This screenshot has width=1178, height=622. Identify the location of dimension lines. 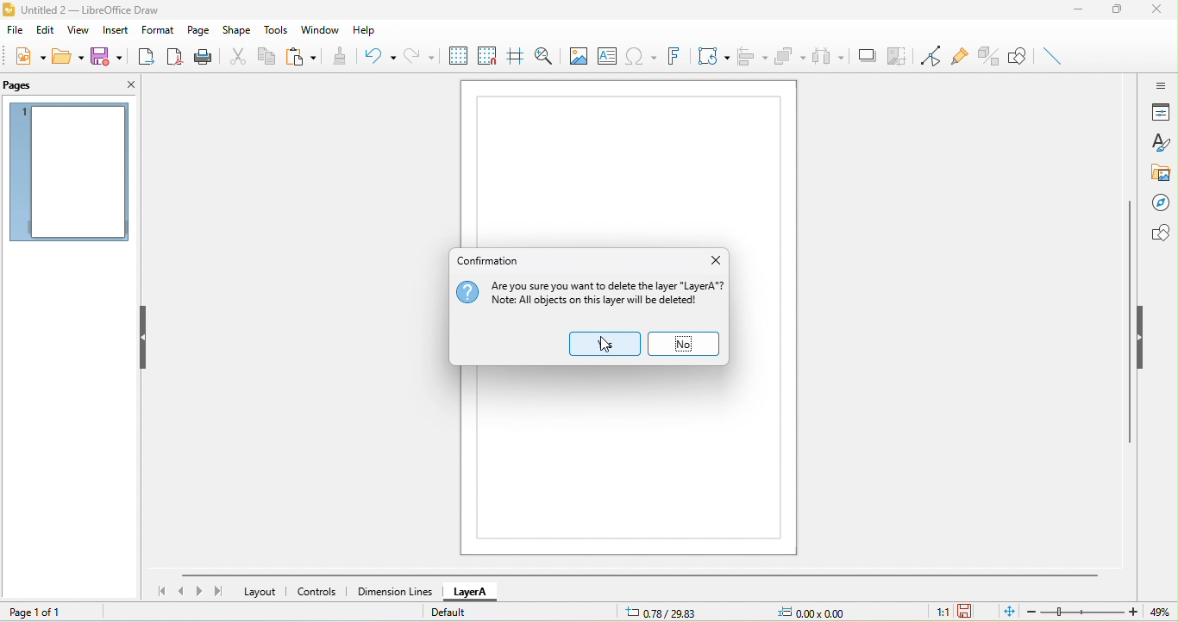
(398, 592).